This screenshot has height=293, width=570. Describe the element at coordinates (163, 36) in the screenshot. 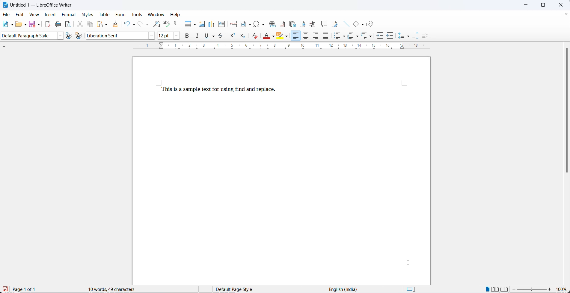

I see `font size` at that location.